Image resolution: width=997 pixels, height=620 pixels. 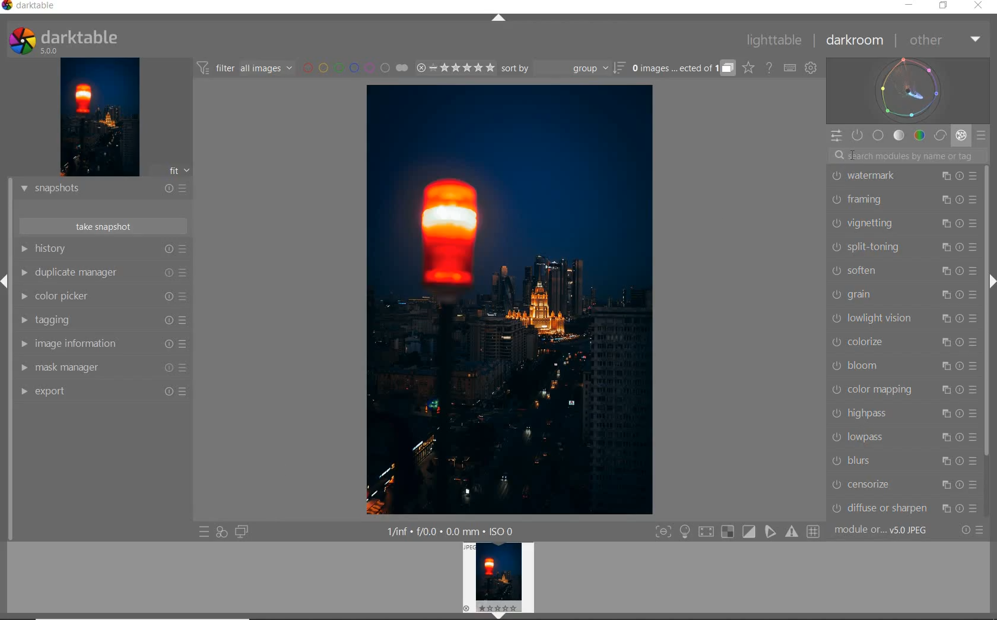 What do you see at coordinates (944, 199) in the screenshot?
I see `Multiple instance` at bounding box center [944, 199].